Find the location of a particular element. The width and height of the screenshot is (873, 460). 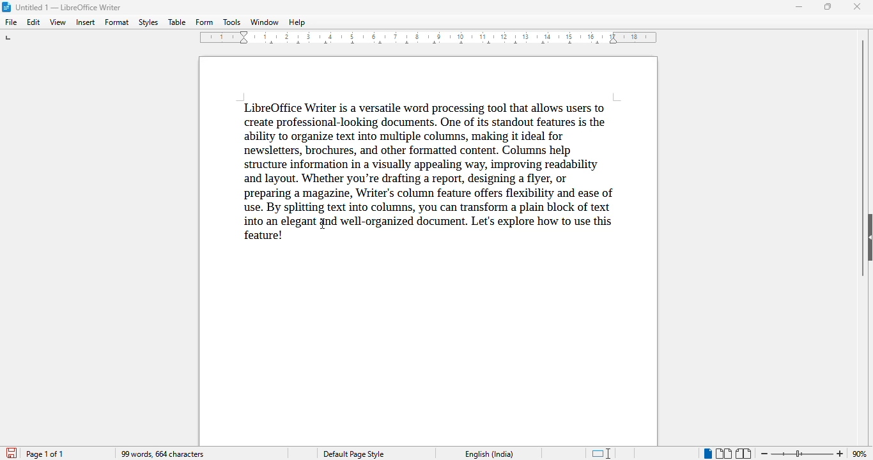

file is located at coordinates (12, 22).